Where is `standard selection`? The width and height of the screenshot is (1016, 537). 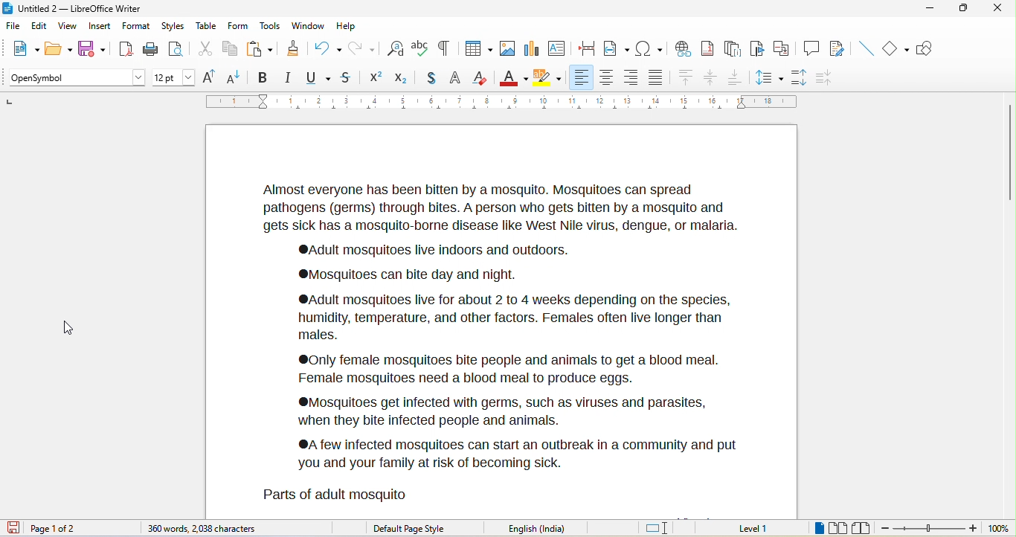
standard selection is located at coordinates (662, 528).